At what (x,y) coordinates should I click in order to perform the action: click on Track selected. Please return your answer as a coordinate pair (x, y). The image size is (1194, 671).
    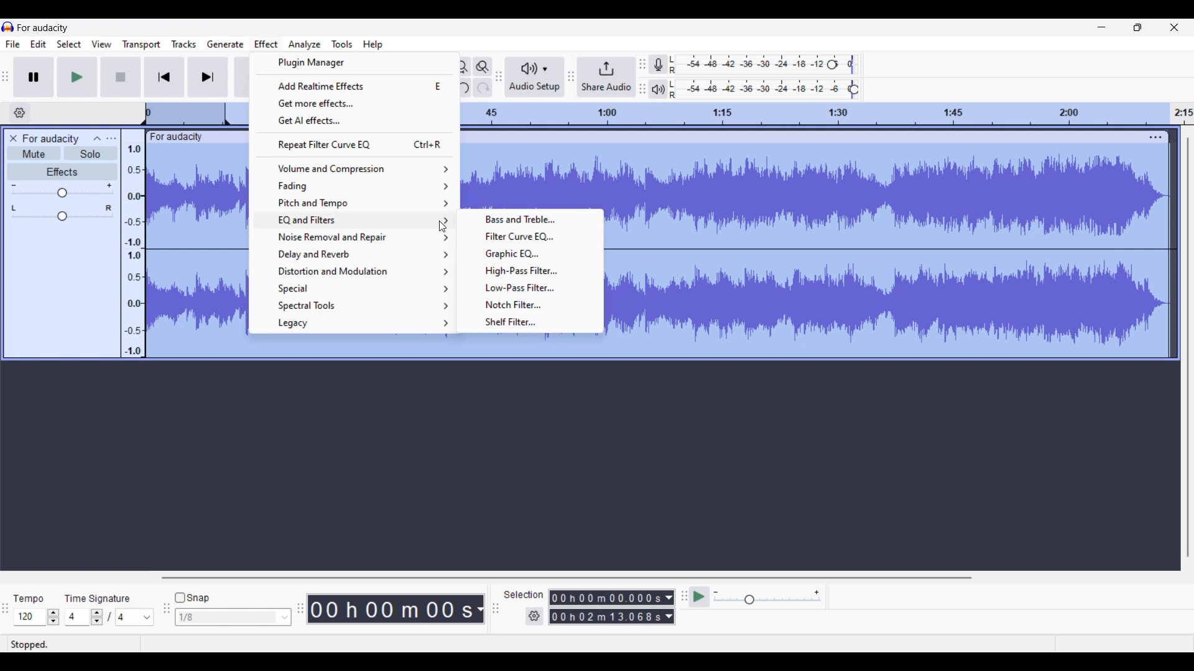
    Looking at the image, I should click on (892, 252).